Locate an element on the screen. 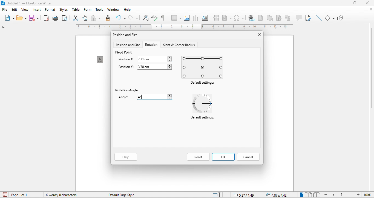 The height and width of the screenshot is (198, 374). reset is located at coordinates (198, 157).